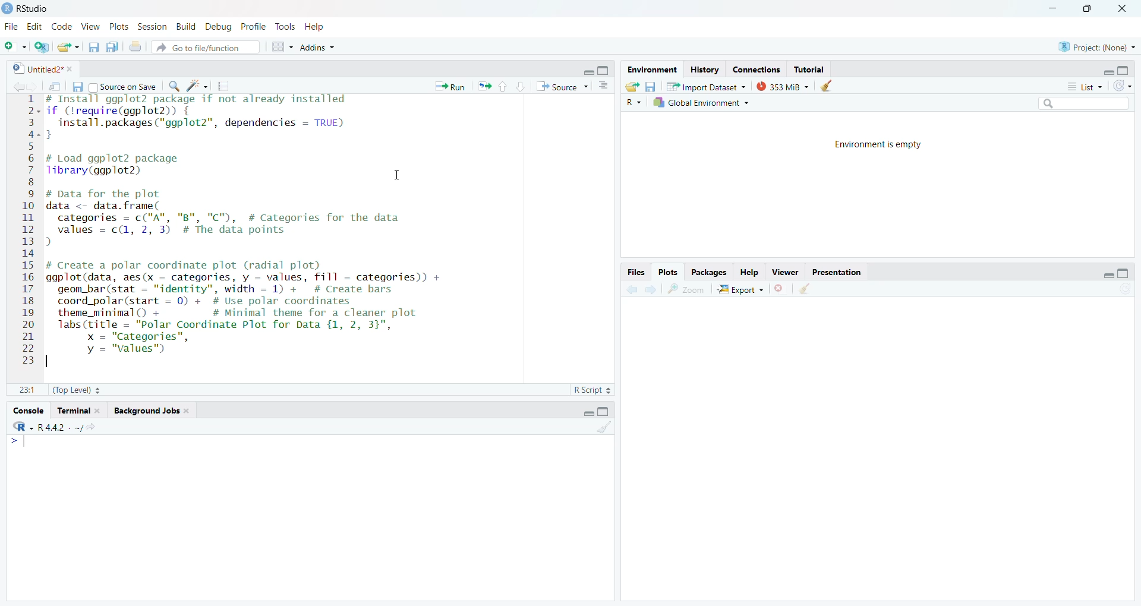 The height and width of the screenshot is (606, 1141). I want to click on find/replace, so click(174, 86).